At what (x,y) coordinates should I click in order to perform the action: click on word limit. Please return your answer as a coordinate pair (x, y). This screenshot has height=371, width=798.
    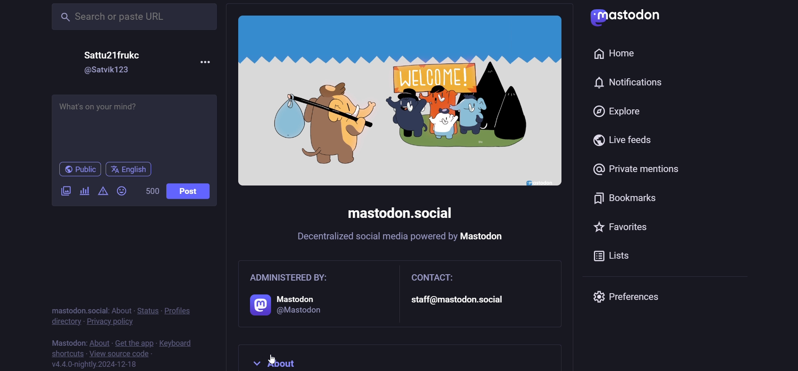
    Looking at the image, I should click on (151, 191).